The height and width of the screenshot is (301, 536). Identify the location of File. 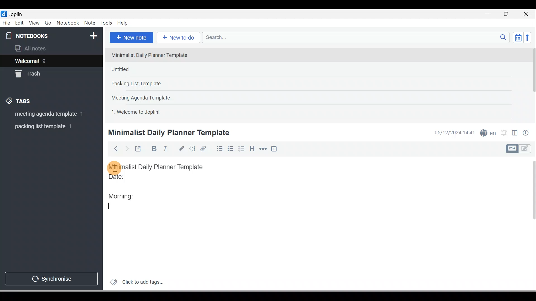
(7, 22).